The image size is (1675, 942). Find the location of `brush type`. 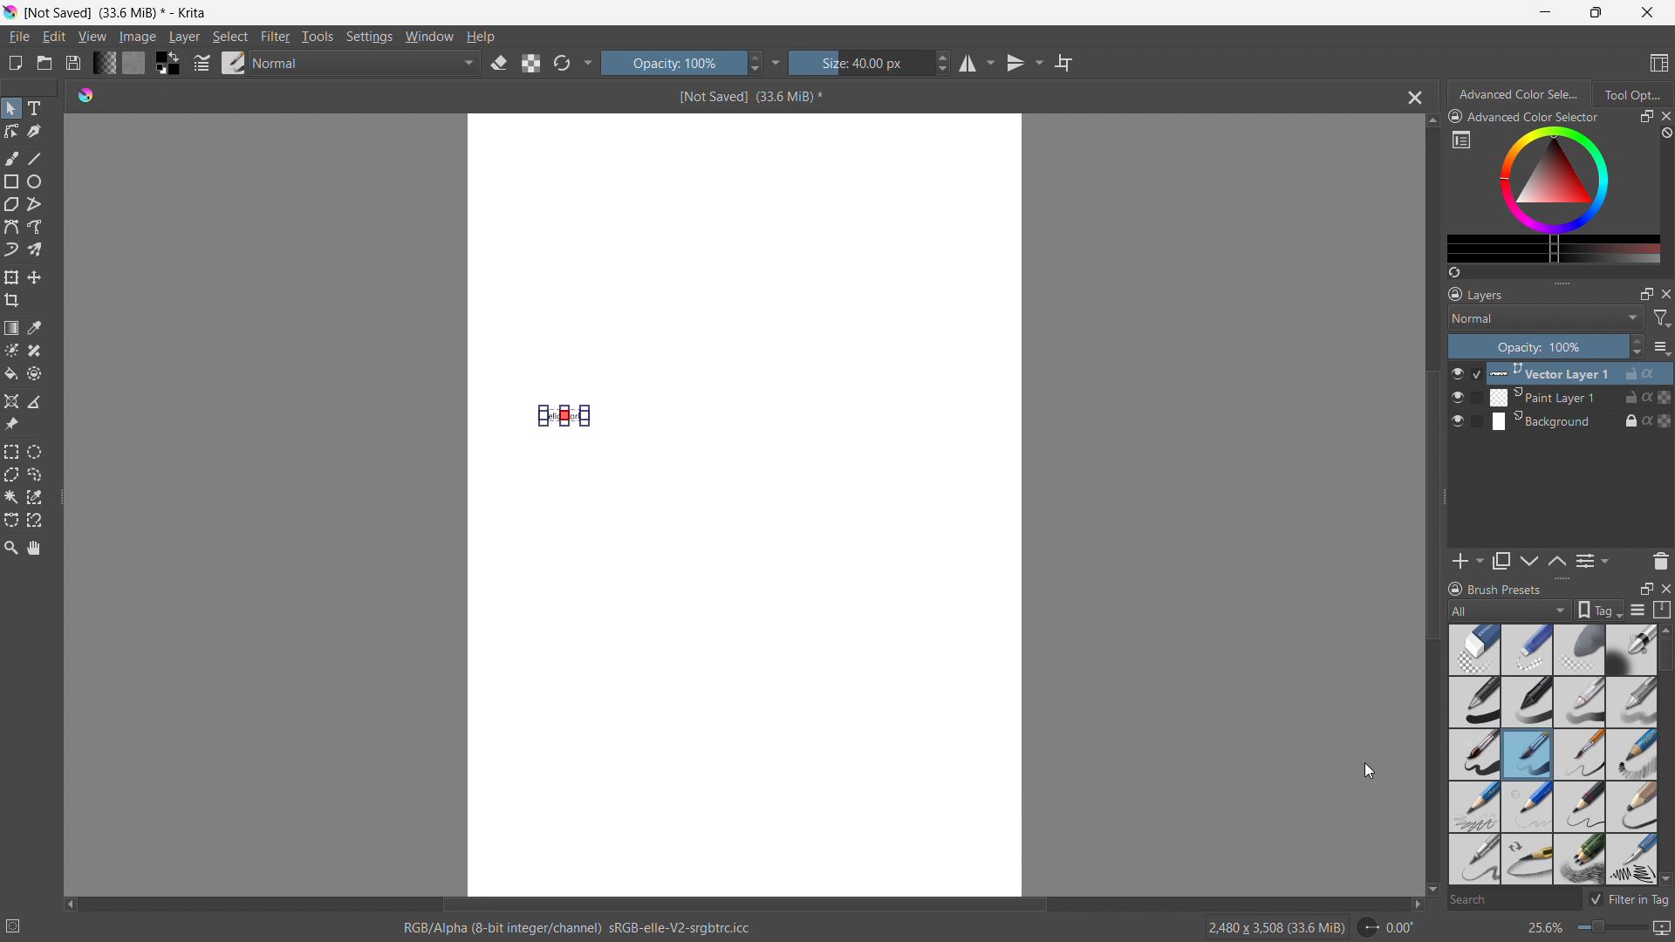

brush type is located at coordinates (1511, 610).